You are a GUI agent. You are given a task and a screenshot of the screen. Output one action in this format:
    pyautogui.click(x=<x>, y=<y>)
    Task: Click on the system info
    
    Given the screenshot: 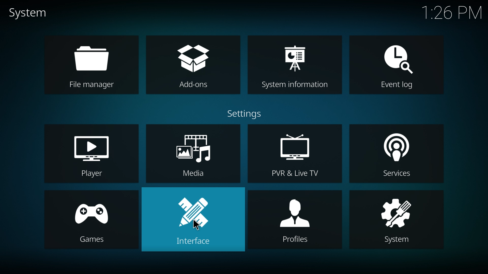 What is the action you would take?
    pyautogui.click(x=295, y=66)
    